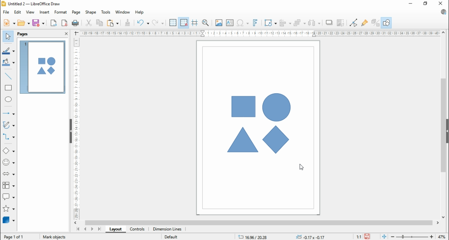  I want to click on snap to grids, so click(183, 22).